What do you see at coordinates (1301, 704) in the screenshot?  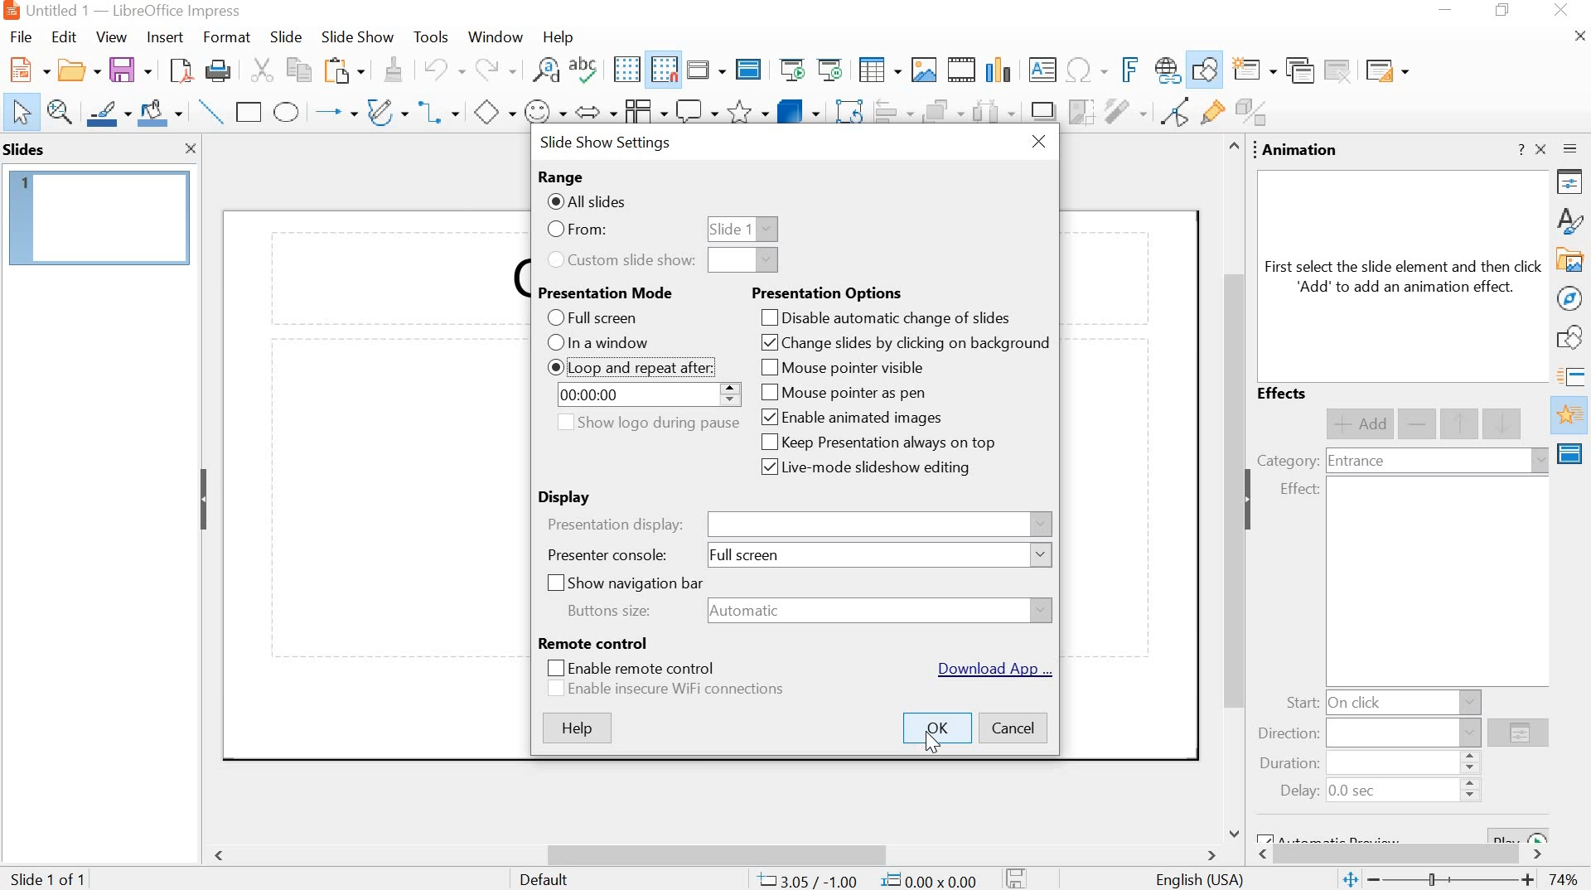 I see `start` at bounding box center [1301, 704].